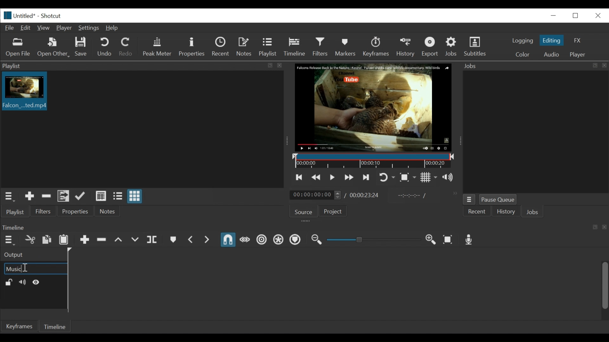 This screenshot has height=342, width=609. Describe the element at coordinates (109, 212) in the screenshot. I see `Notes` at that location.